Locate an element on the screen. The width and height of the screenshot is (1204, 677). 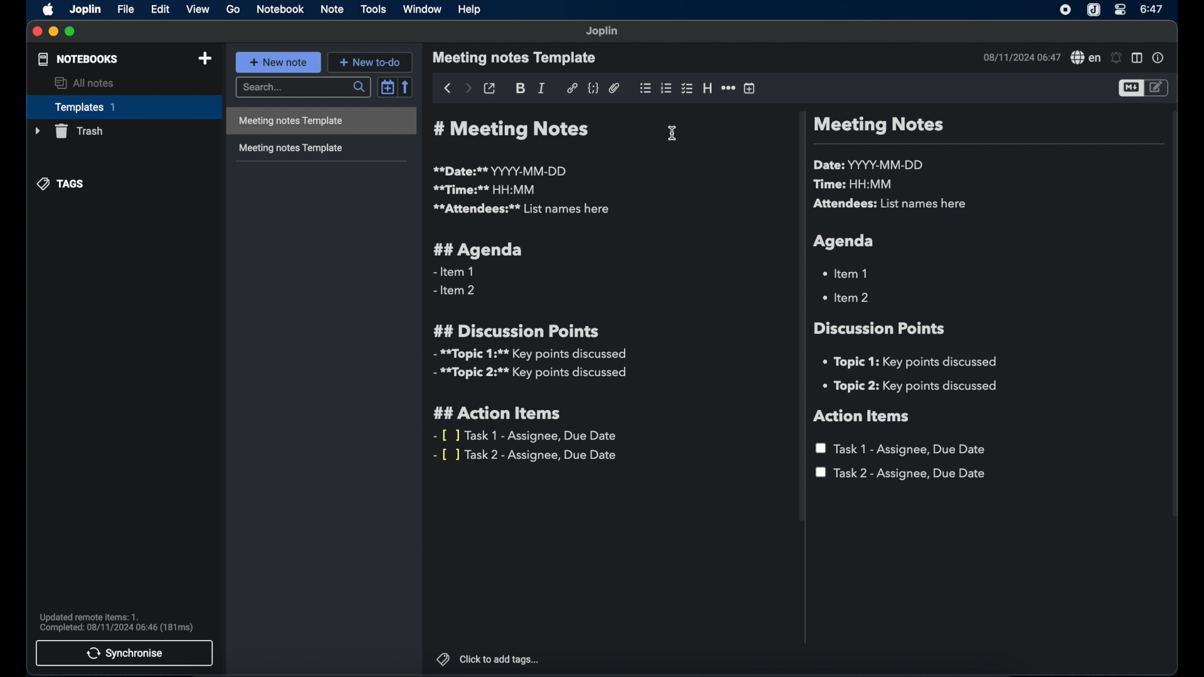
discussion points is located at coordinates (881, 328).